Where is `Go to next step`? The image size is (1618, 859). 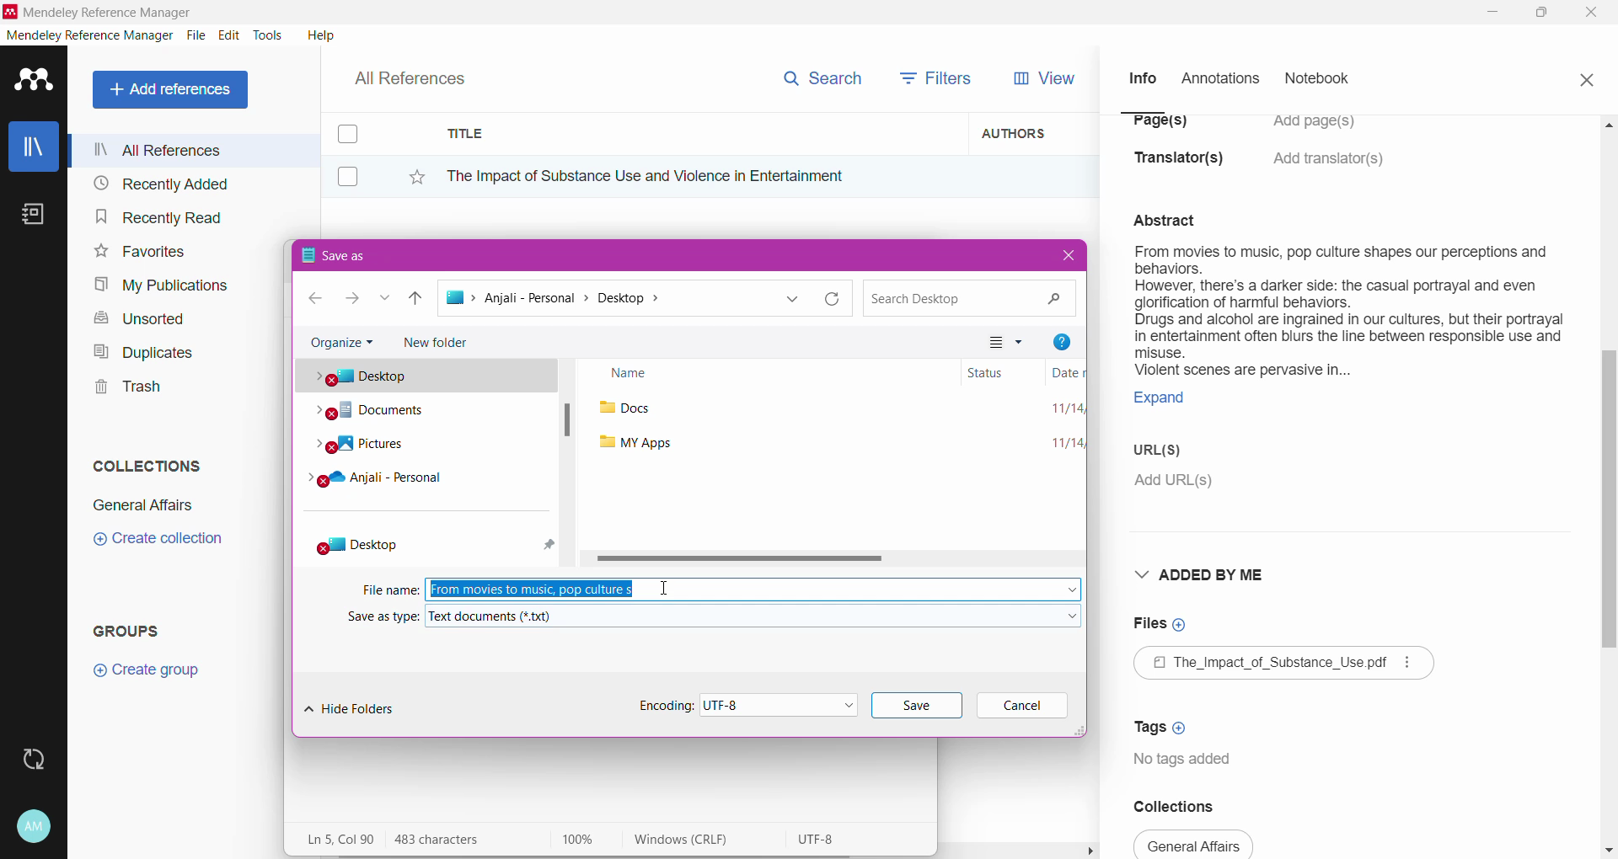 Go to next step is located at coordinates (351, 300).